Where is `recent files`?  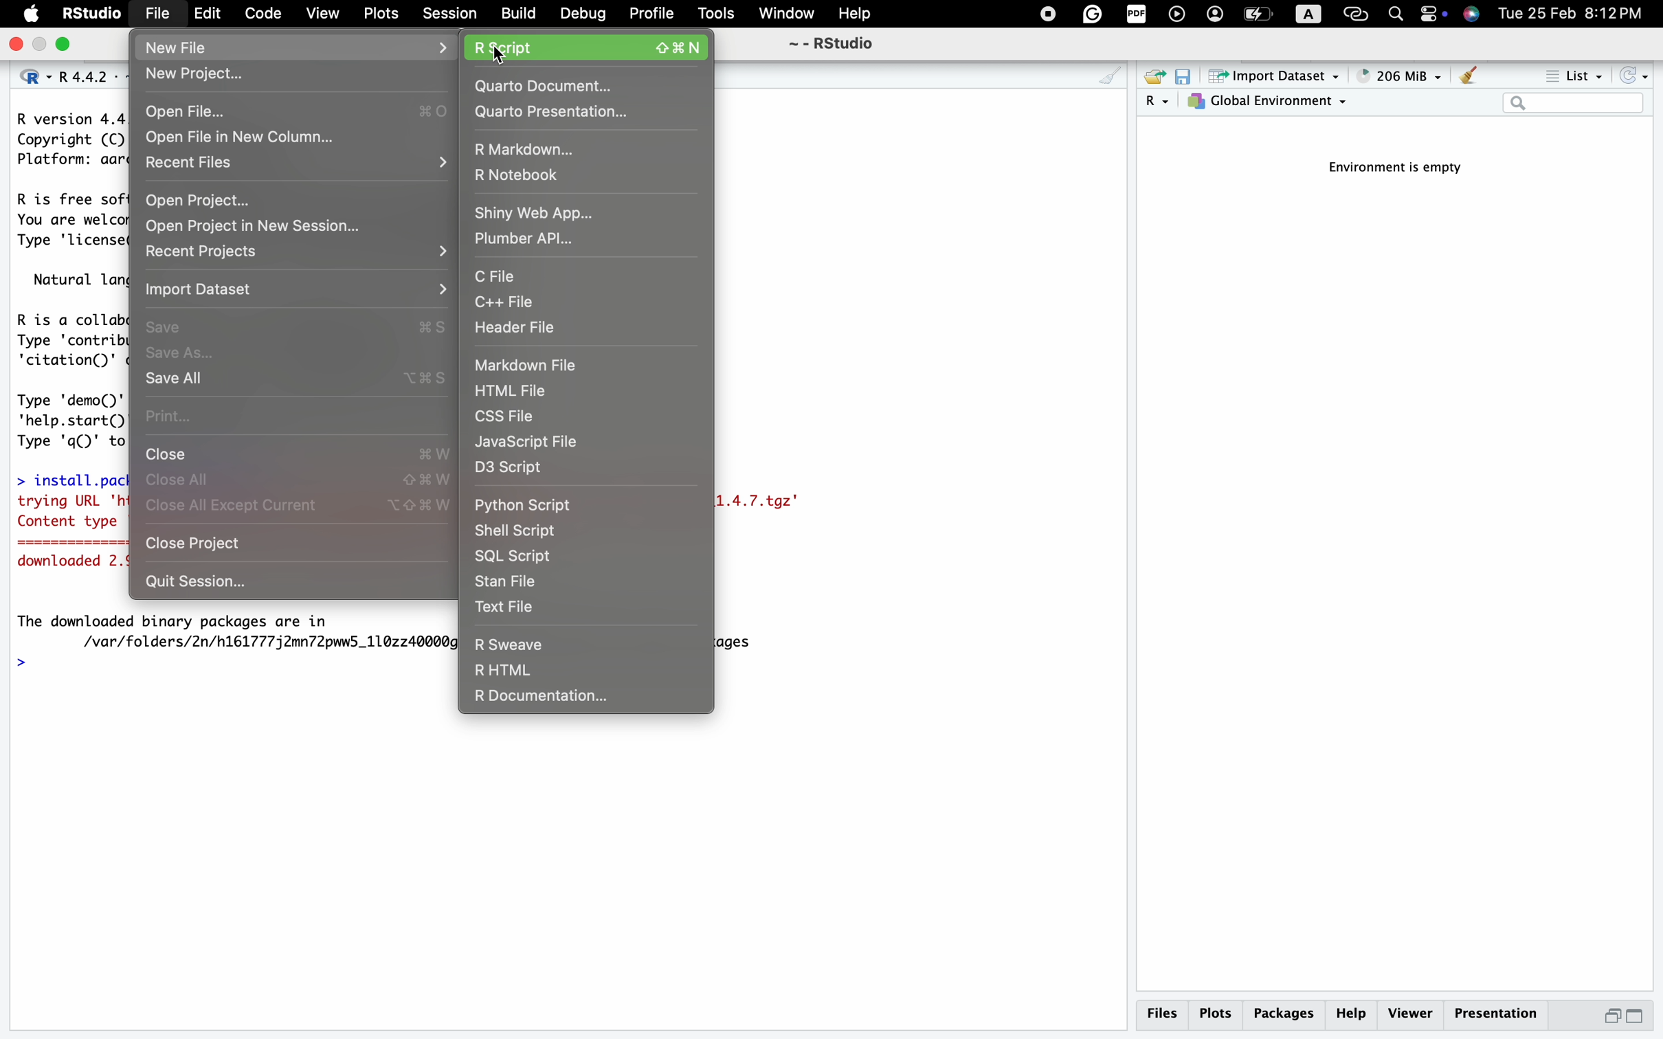 recent files is located at coordinates (299, 165).